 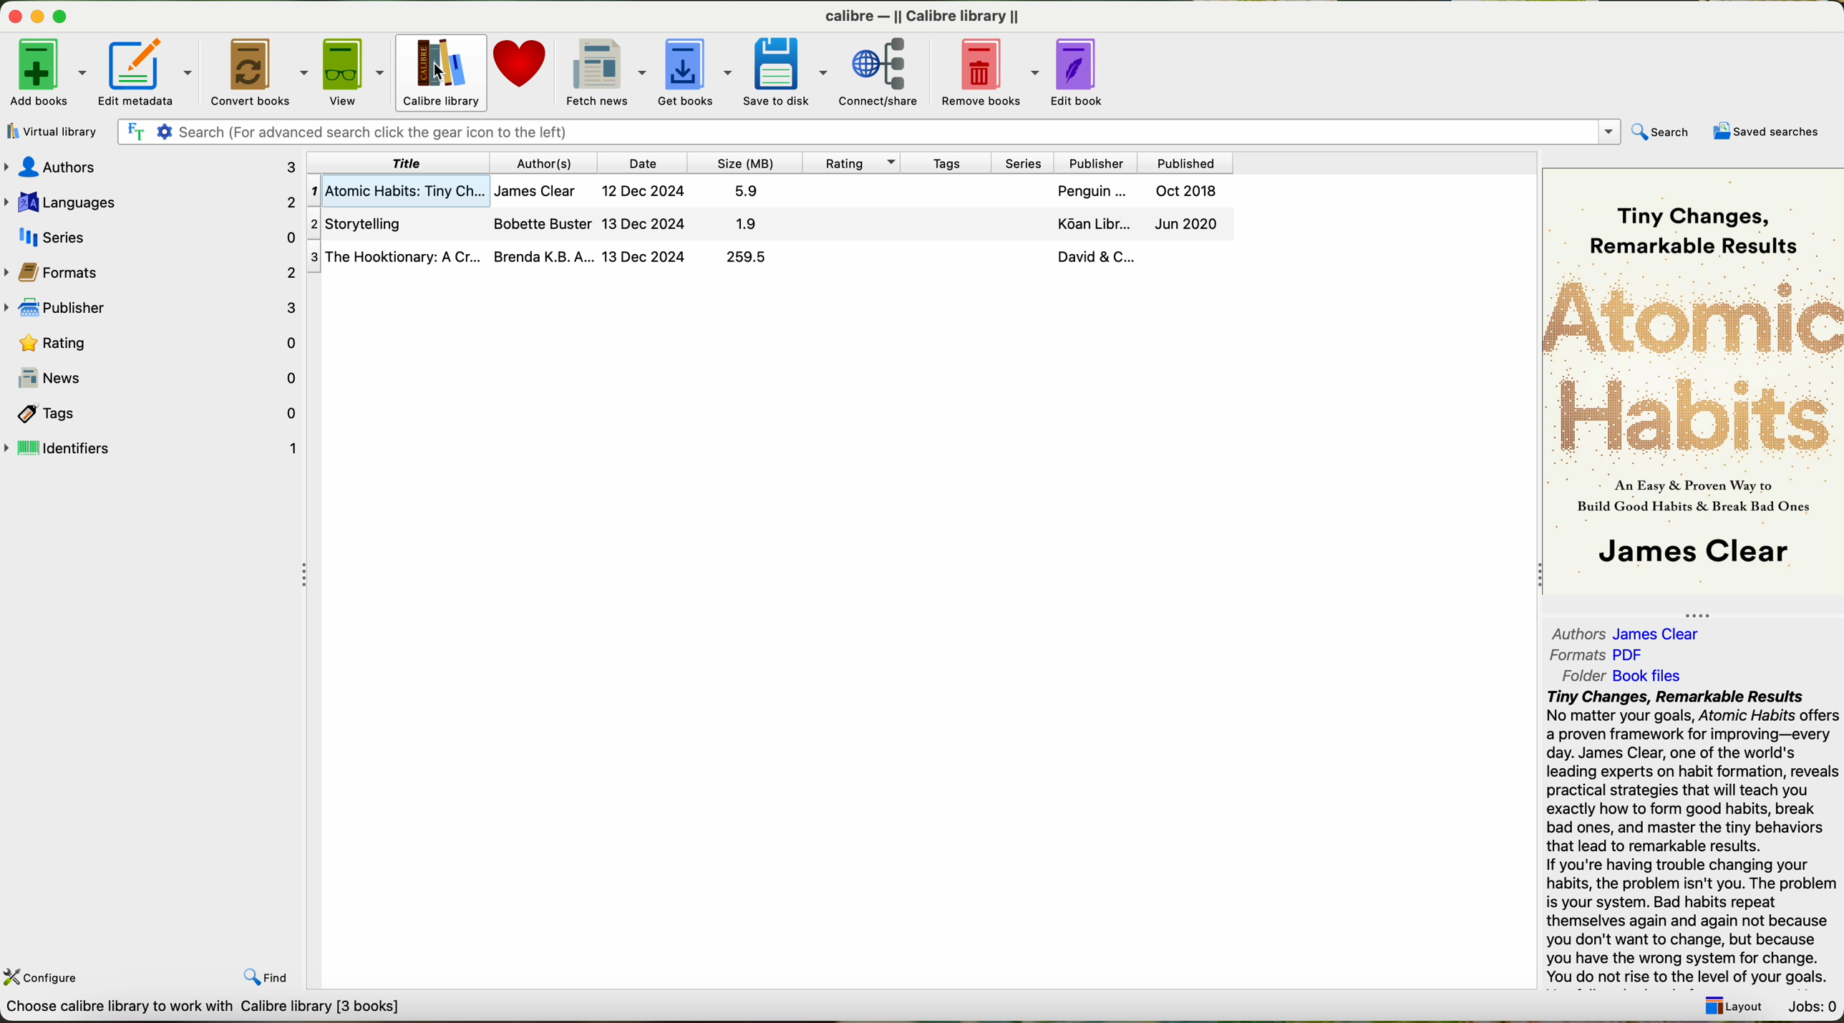 I want to click on close program, so click(x=13, y=16).